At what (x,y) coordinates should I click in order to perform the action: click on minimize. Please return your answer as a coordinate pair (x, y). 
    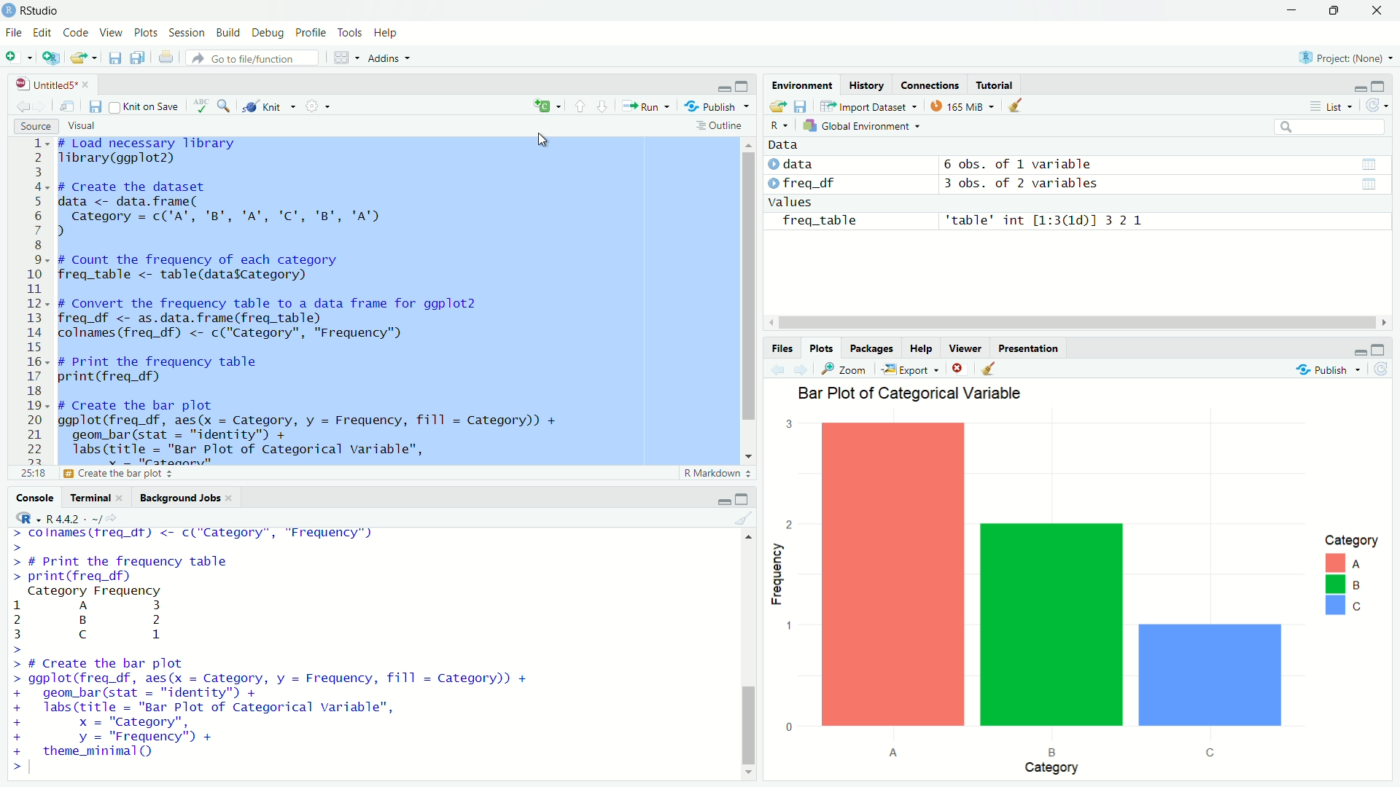
    Looking at the image, I should click on (725, 89).